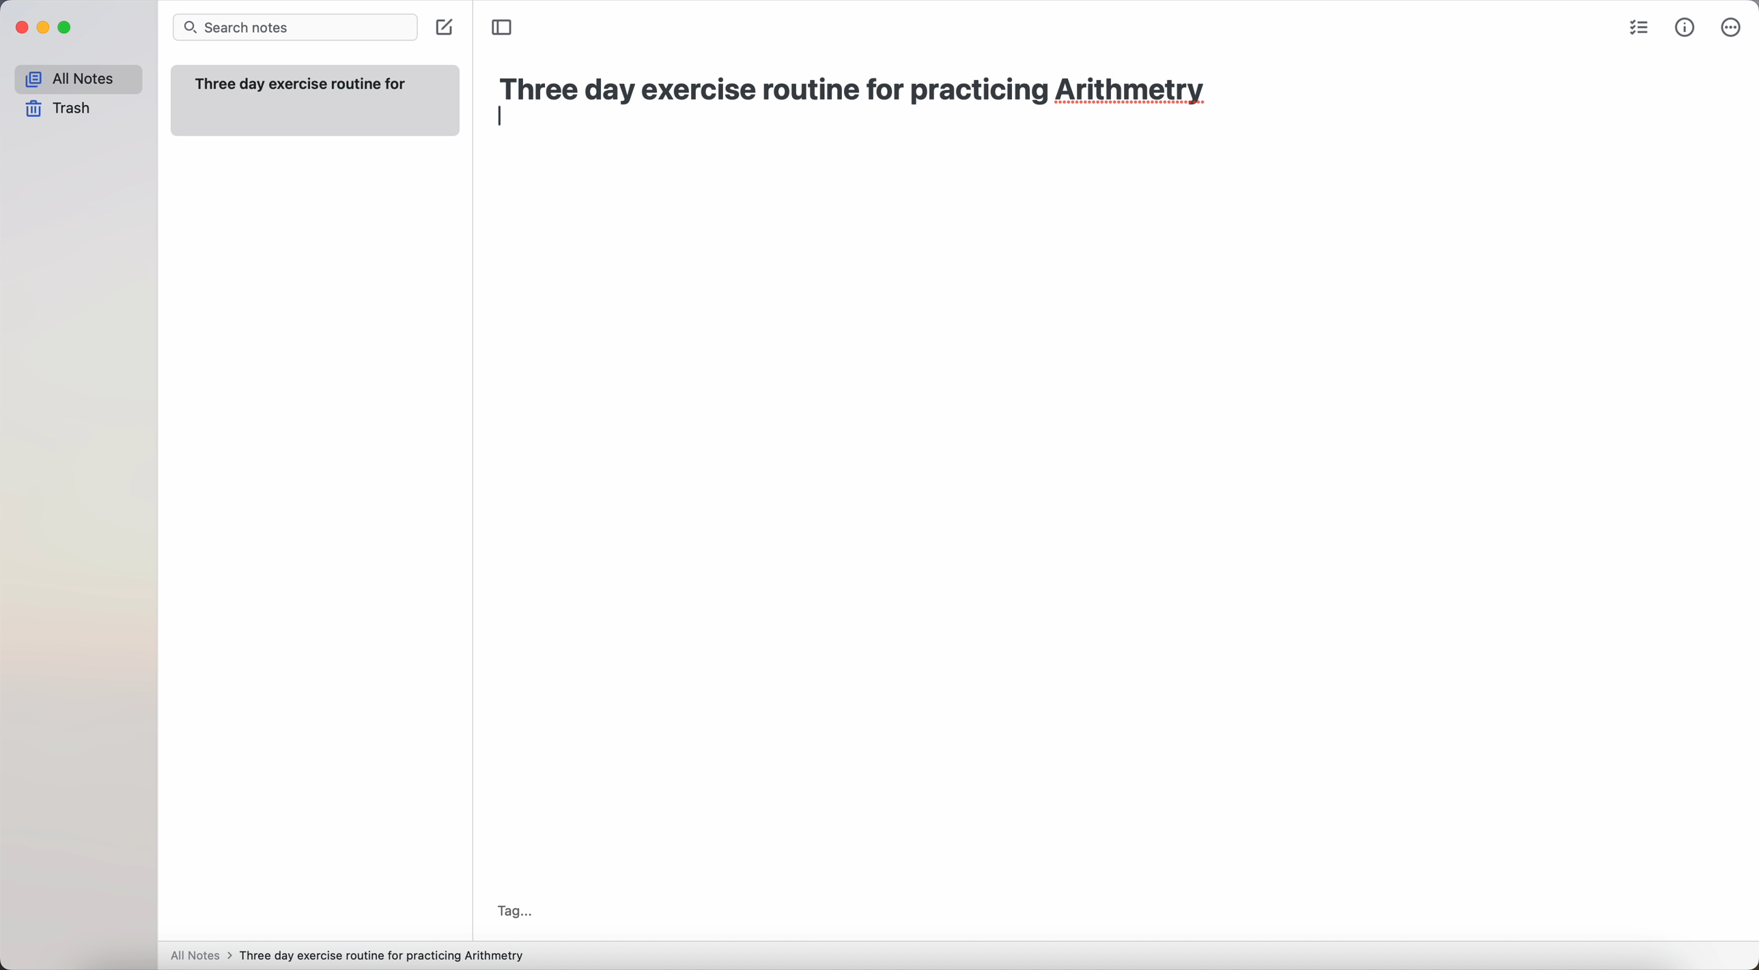 This screenshot has height=970, width=1759. I want to click on create note, so click(445, 29).